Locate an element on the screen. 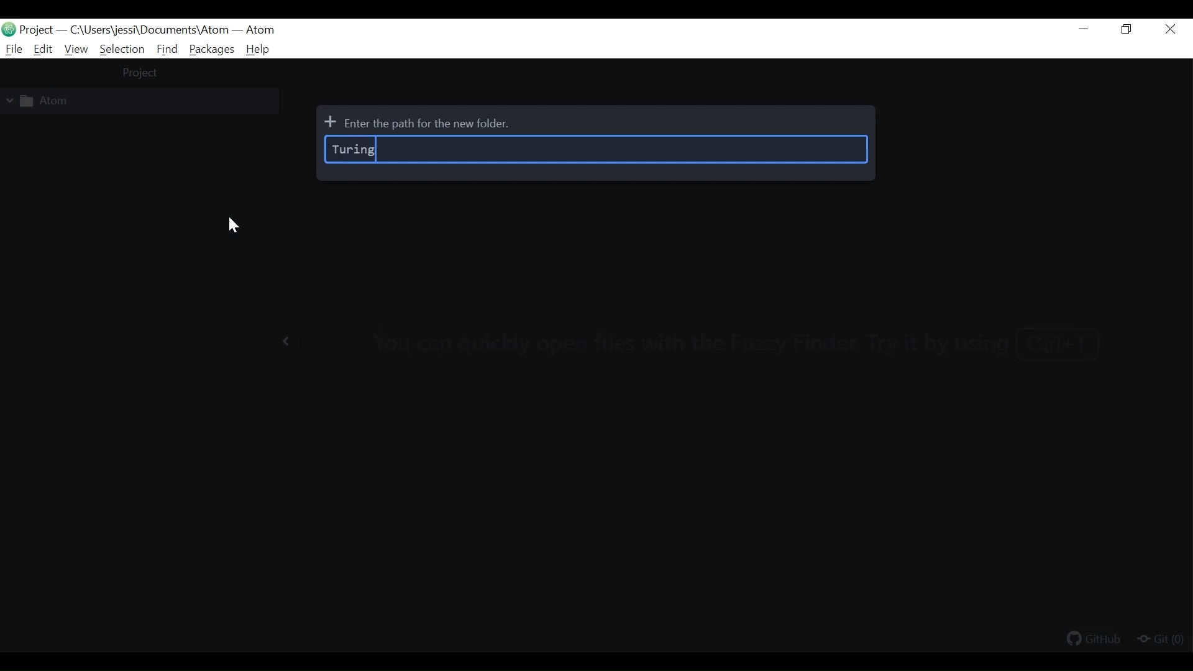 The height and width of the screenshot is (671, 1193). Atom is located at coordinates (260, 30).